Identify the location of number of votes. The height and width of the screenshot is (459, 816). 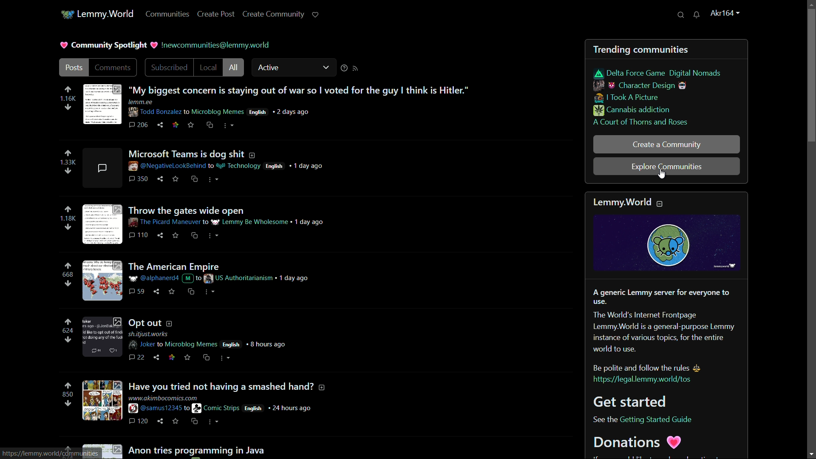
(67, 330).